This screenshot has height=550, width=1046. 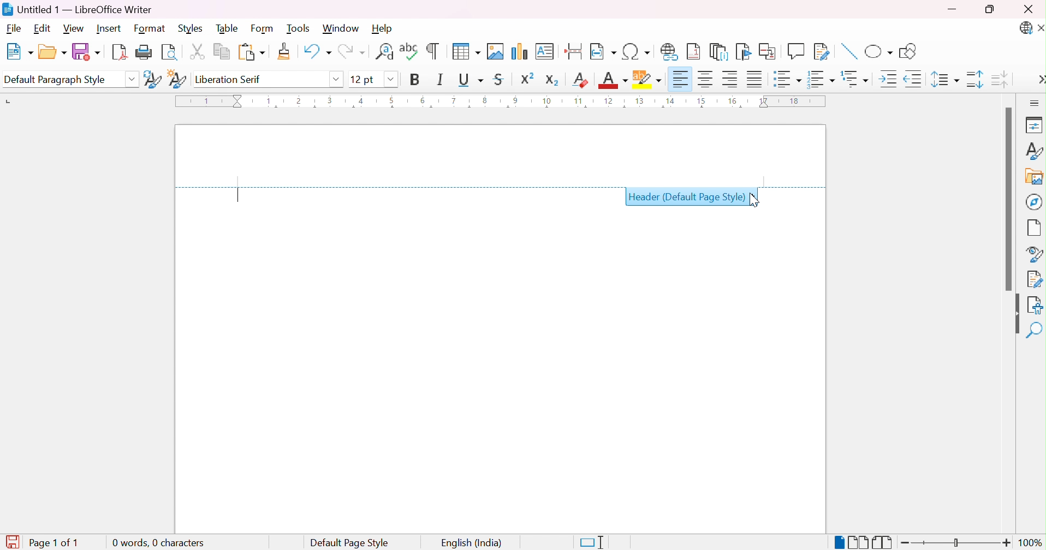 I want to click on Restore down, so click(x=992, y=8).